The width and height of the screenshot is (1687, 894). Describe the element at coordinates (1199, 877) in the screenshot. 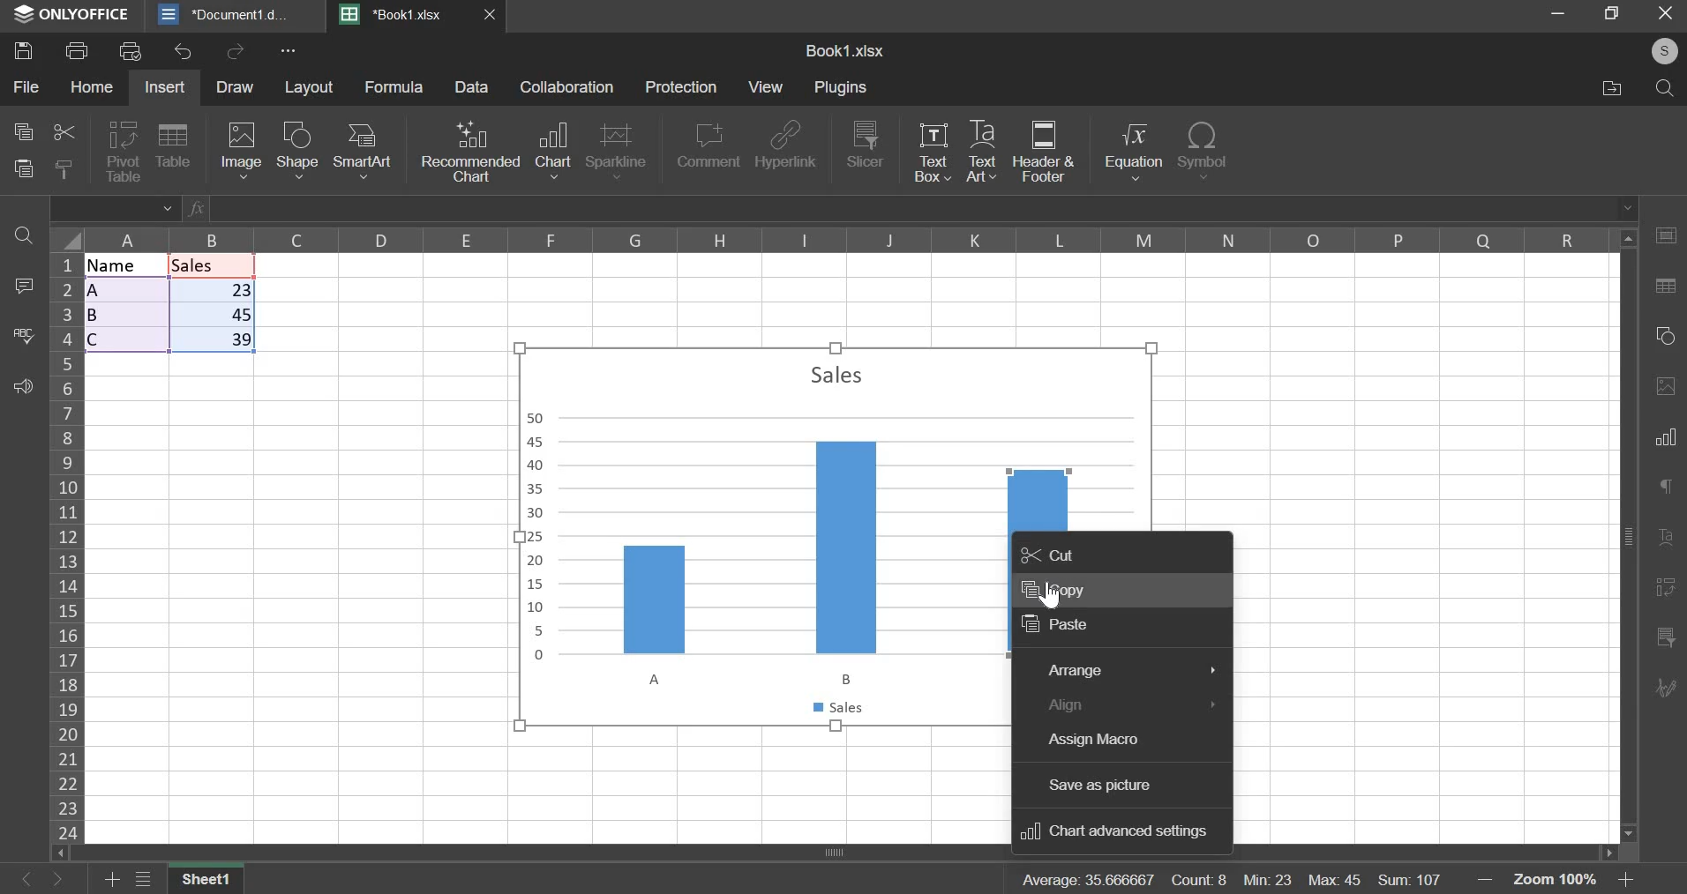

I see `count` at that location.